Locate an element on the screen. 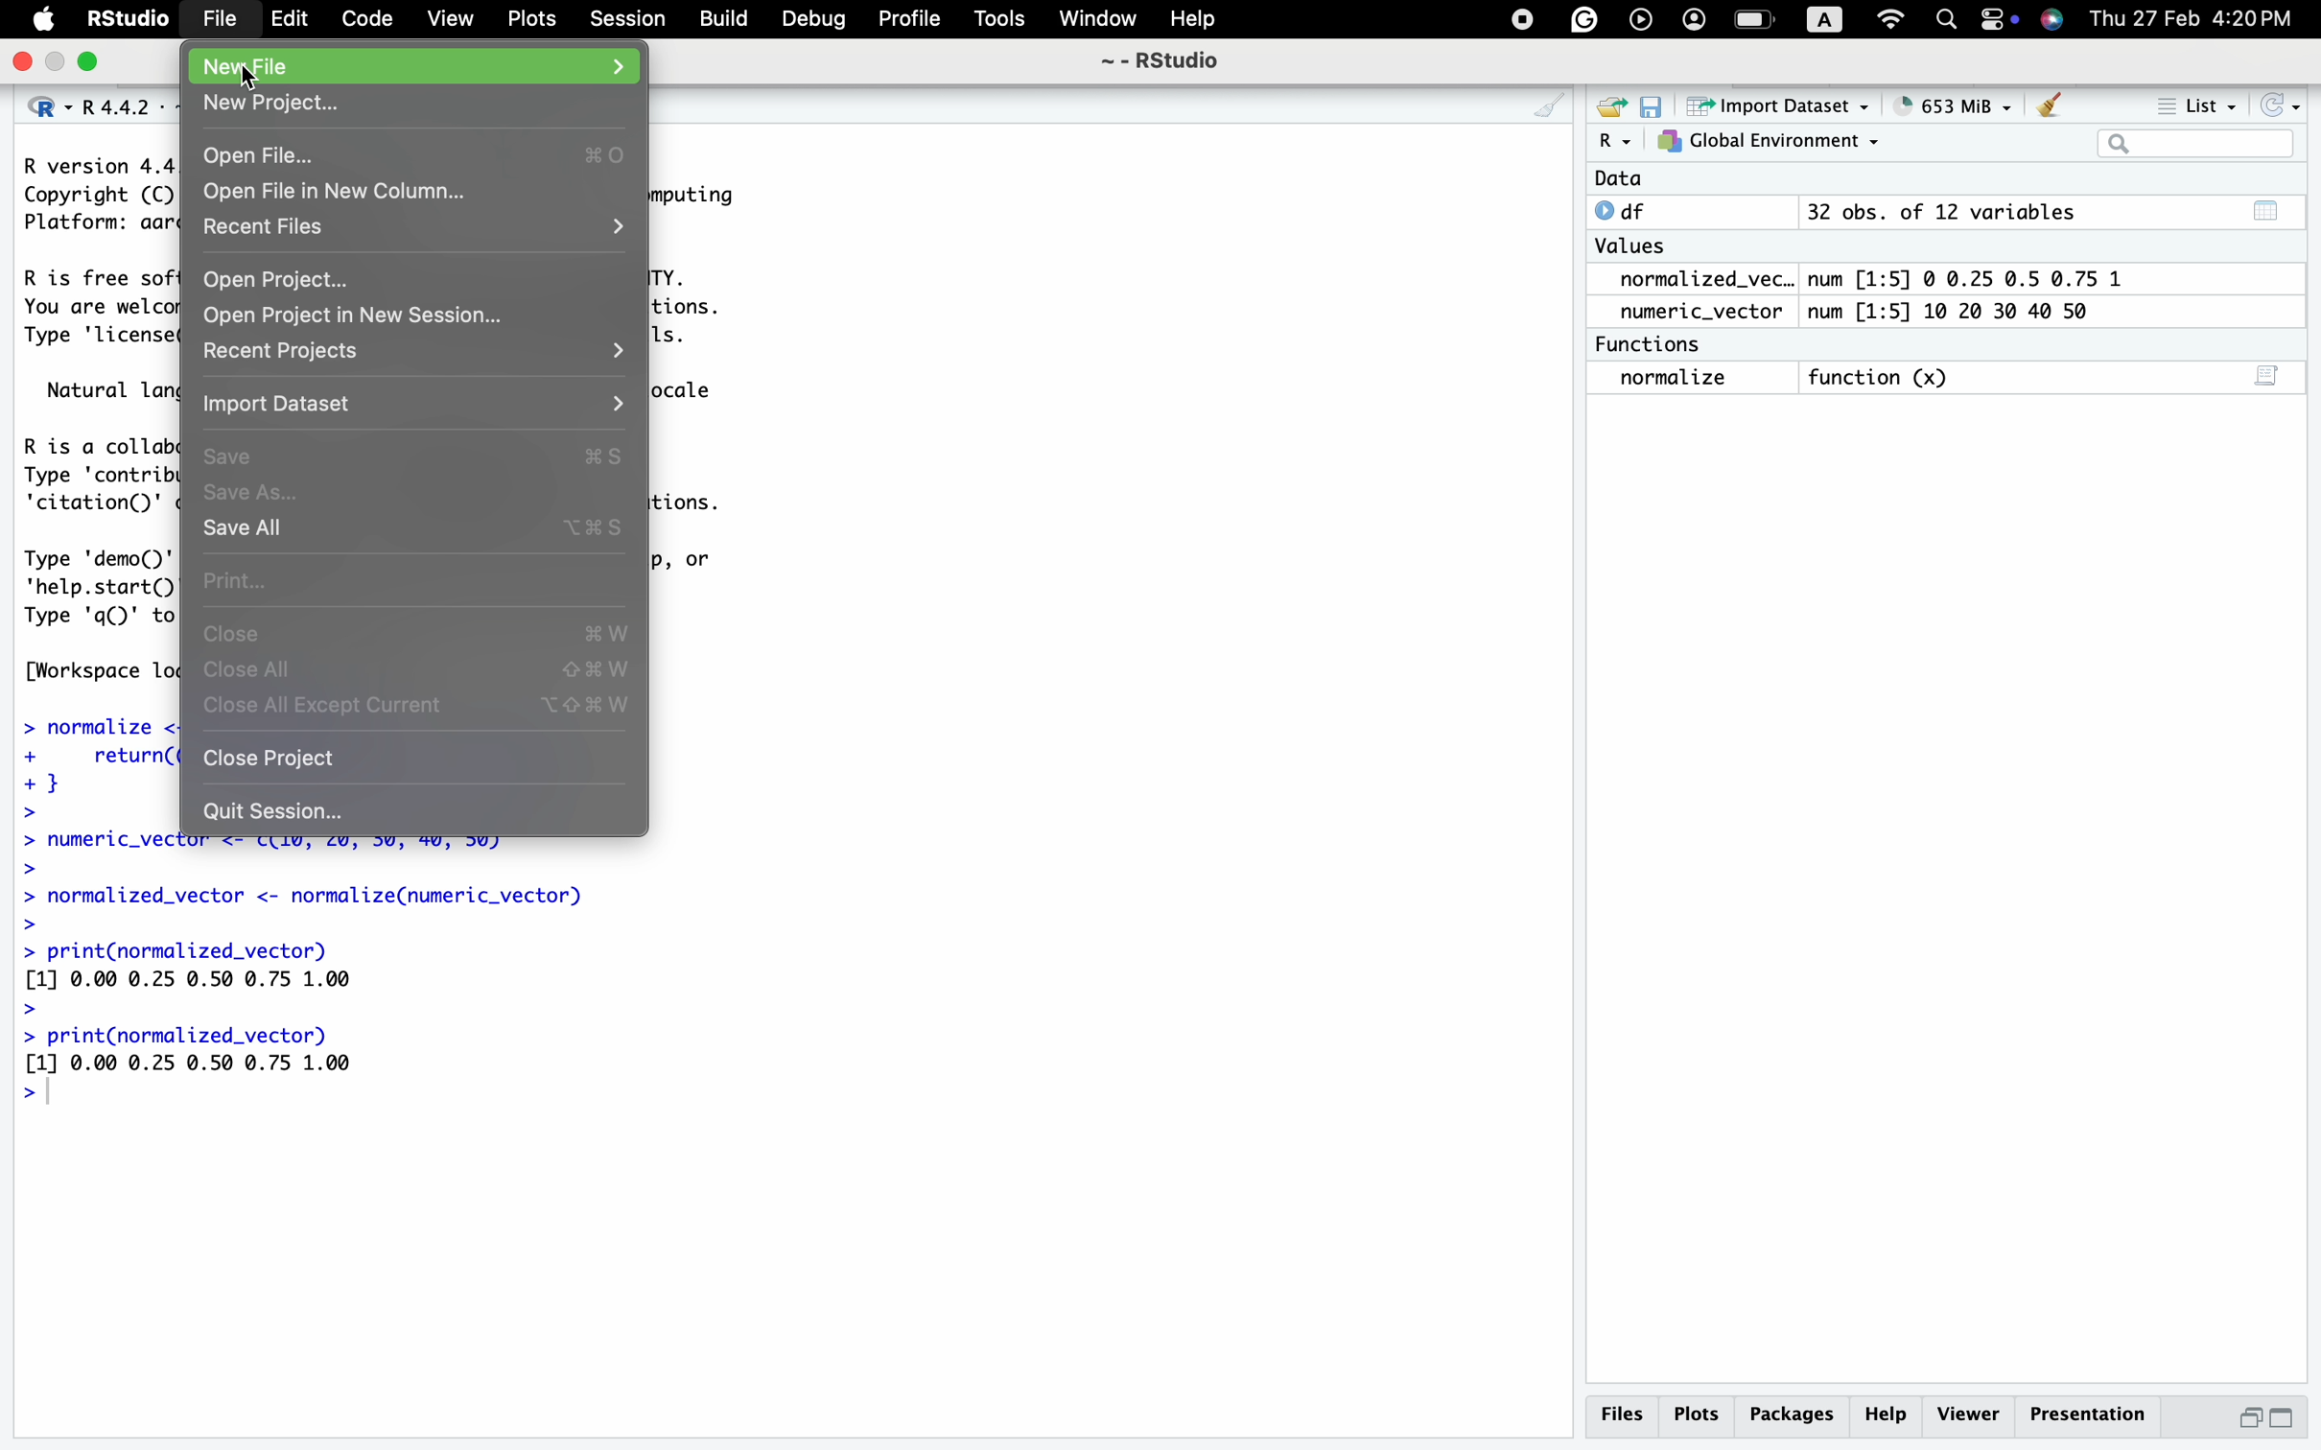  Apple is located at coordinates (45, 20).